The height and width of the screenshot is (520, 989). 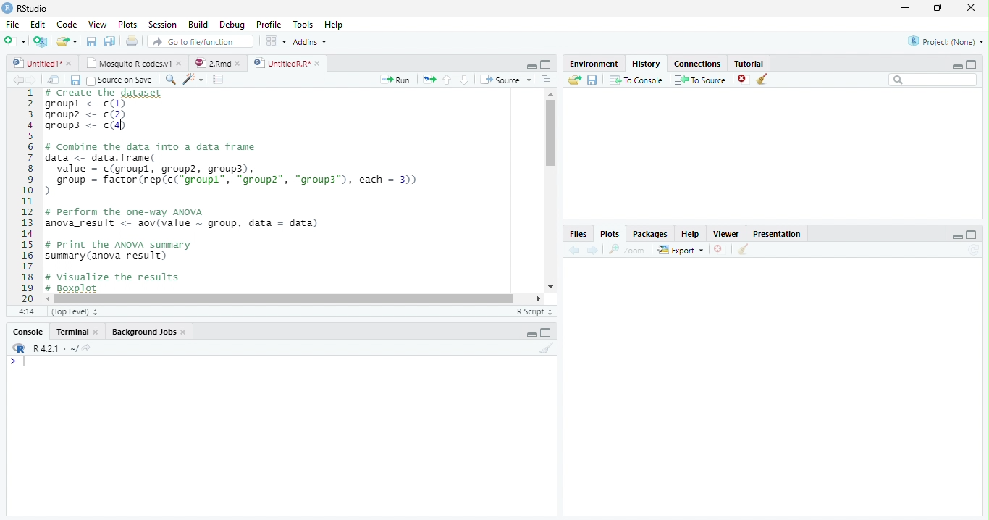 What do you see at coordinates (719, 250) in the screenshot?
I see `Delete` at bounding box center [719, 250].